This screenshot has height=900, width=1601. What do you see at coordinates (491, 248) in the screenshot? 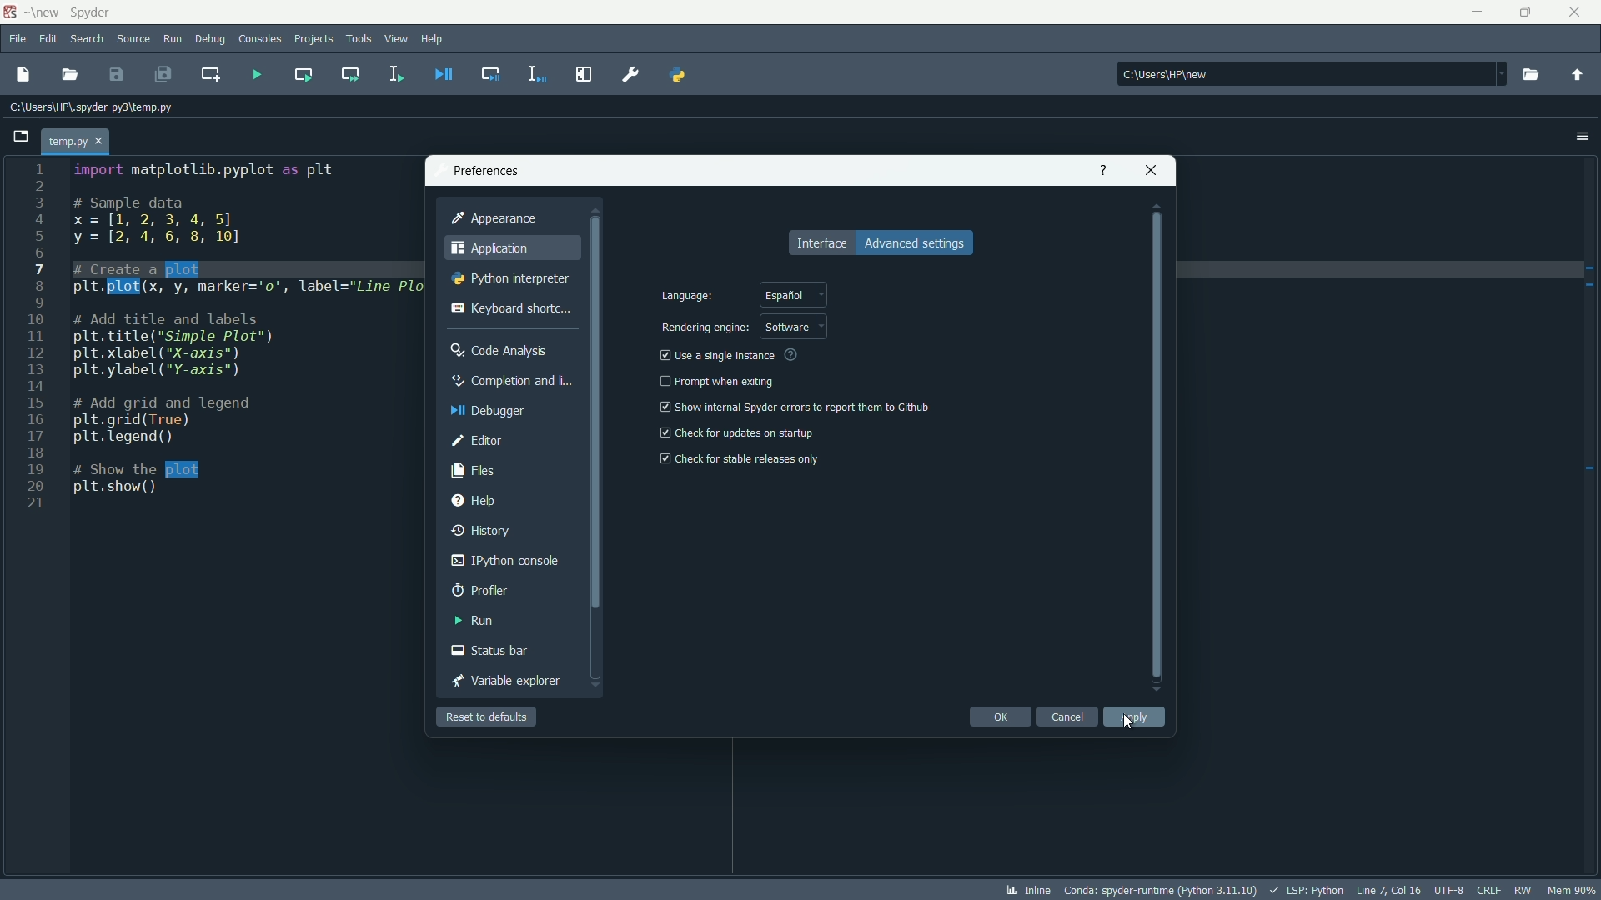
I see `application` at bounding box center [491, 248].